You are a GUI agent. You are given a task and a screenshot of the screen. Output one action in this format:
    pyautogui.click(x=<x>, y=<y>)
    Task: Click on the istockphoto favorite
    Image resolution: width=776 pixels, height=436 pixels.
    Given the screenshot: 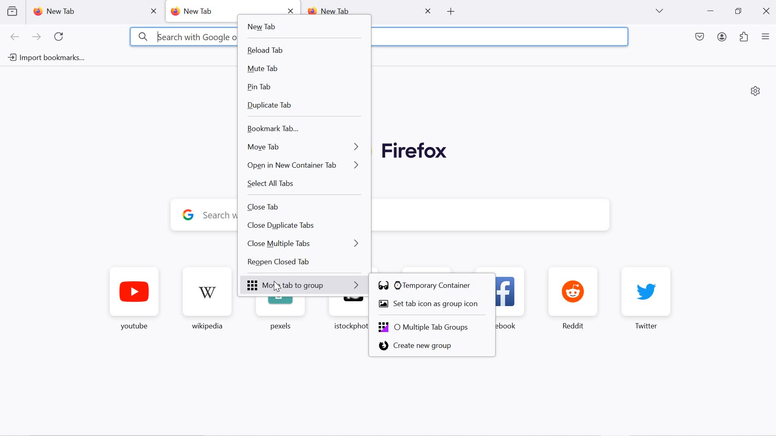 What is the action you would take?
    pyautogui.click(x=346, y=315)
    